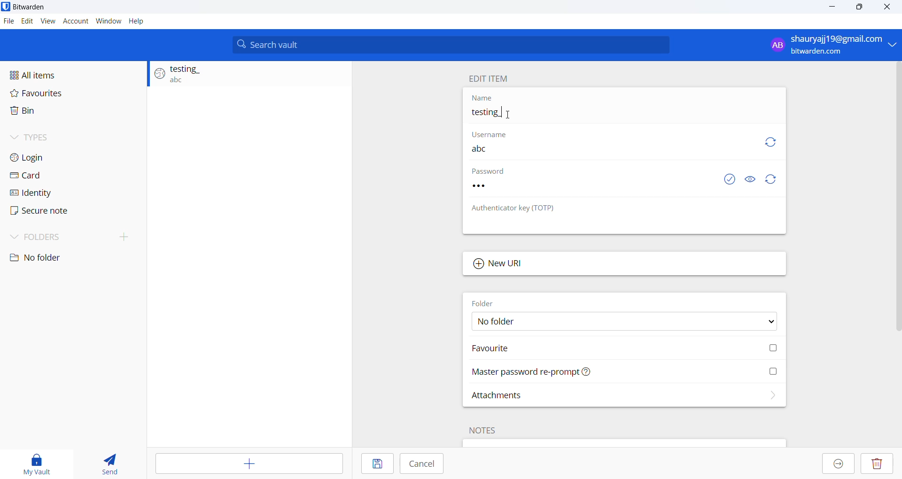 This screenshot has height=479, width=902. What do you see at coordinates (248, 464) in the screenshot?
I see `Add item` at bounding box center [248, 464].